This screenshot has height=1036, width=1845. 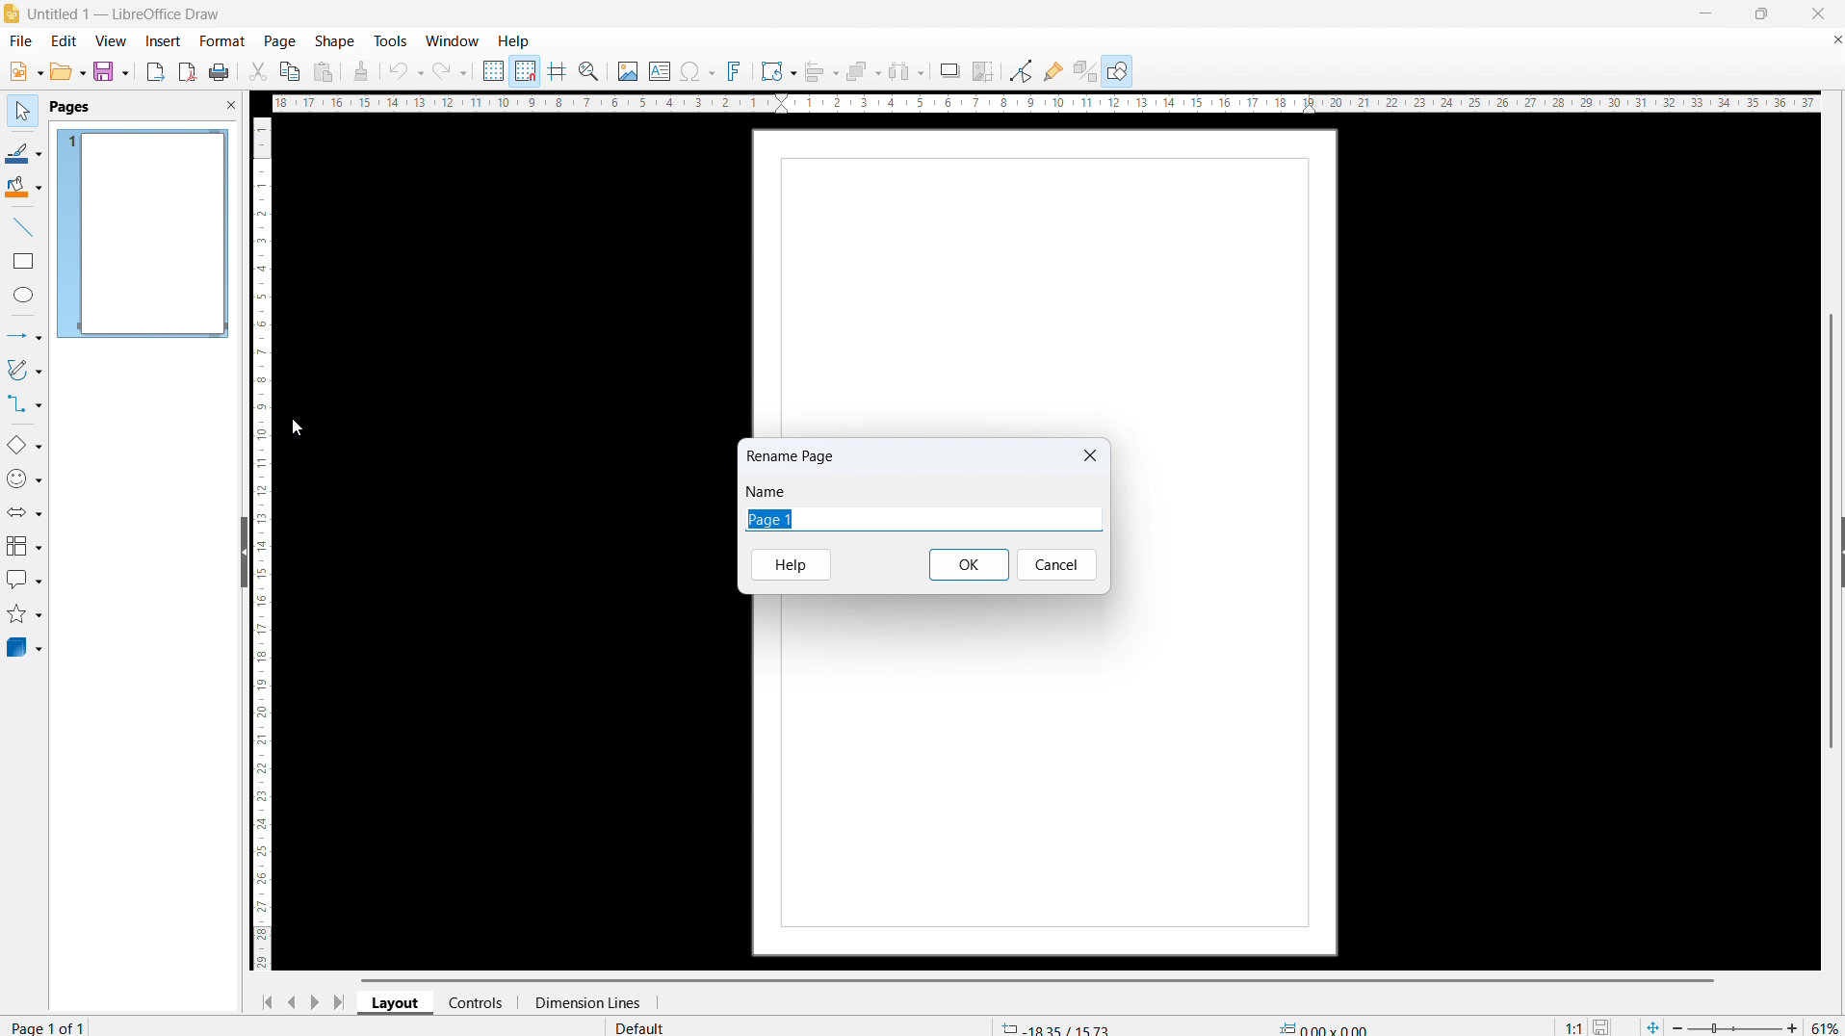 I want to click on Cancel , so click(x=1058, y=565).